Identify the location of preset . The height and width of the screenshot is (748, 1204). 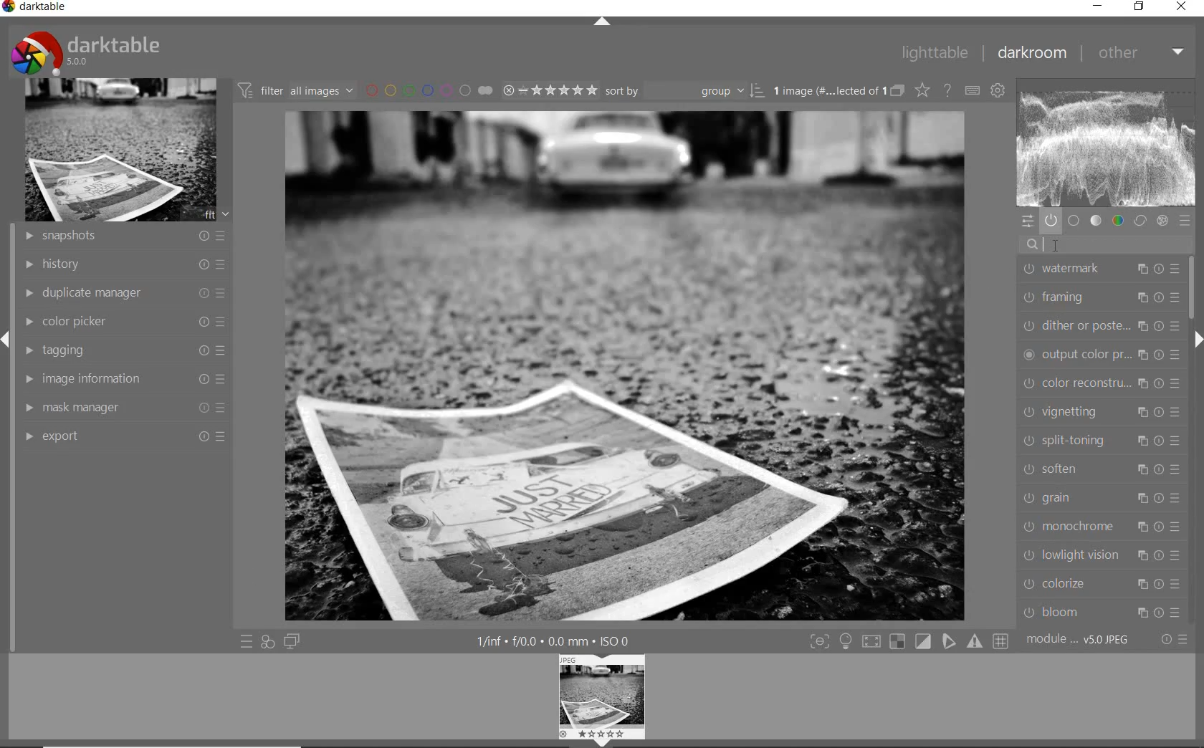
(1185, 221).